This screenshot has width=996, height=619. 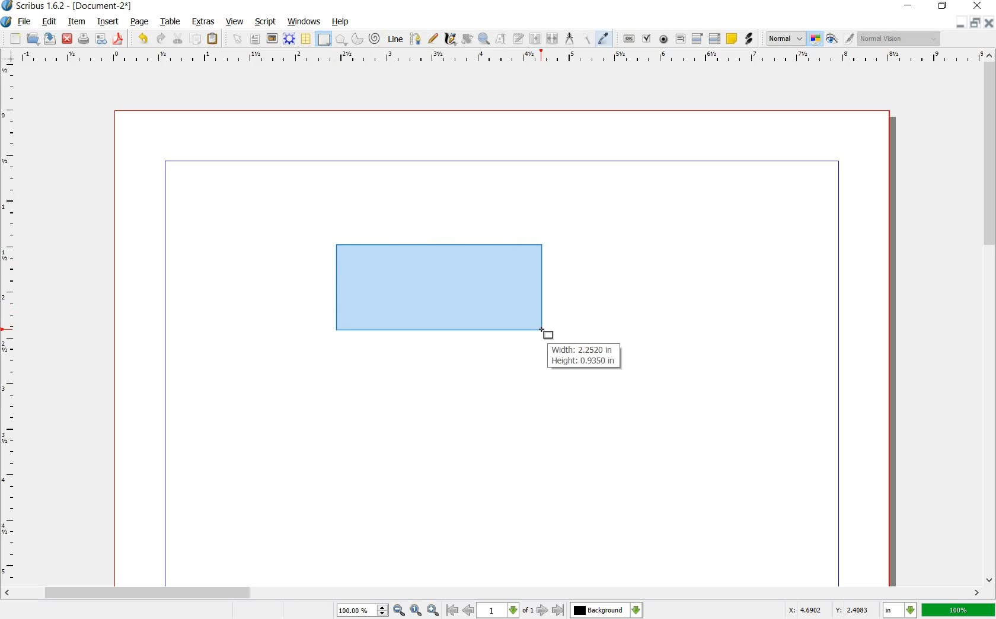 What do you see at coordinates (435, 289) in the screenshot?
I see `drawing shape` at bounding box center [435, 289].